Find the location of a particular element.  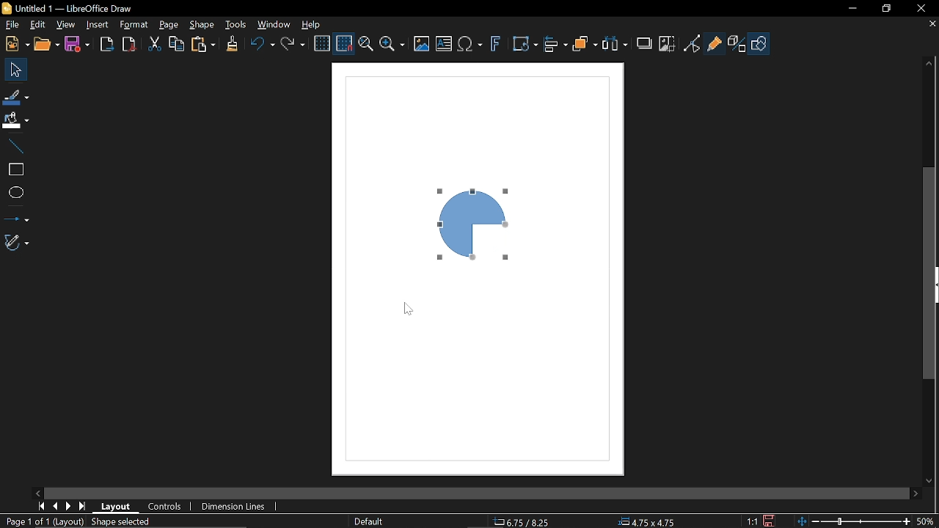

Display to grid is located at coordinates (345, 43).